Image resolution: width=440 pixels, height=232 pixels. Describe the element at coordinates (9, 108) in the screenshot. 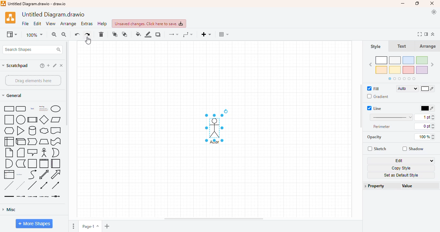

I see `rectangle` at that location.